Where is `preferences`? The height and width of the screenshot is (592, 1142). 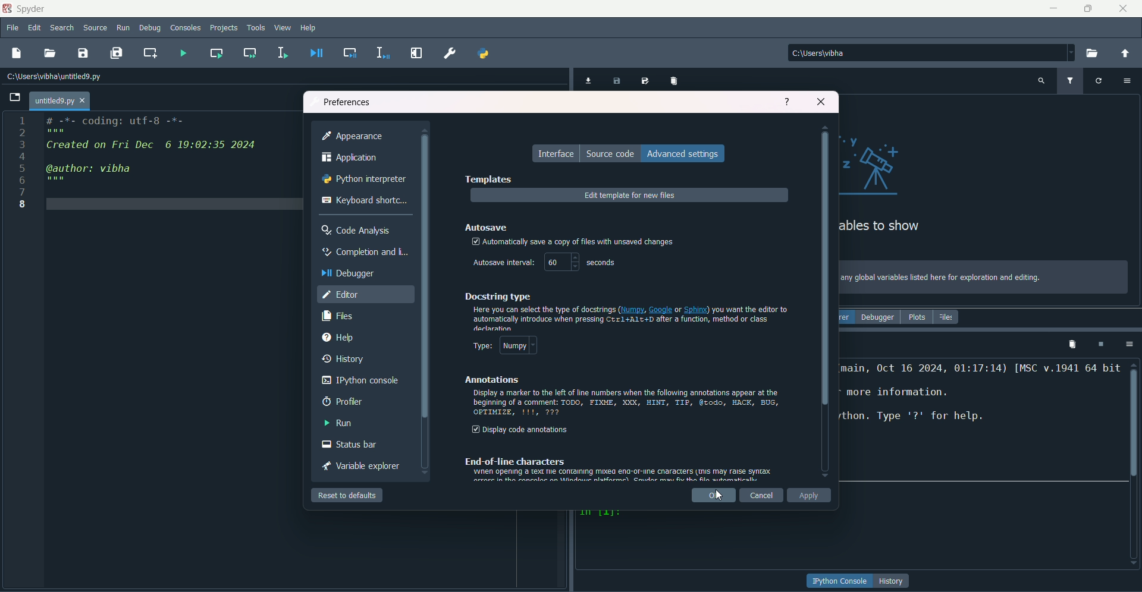 preferences is located at coordinates (347, 100).